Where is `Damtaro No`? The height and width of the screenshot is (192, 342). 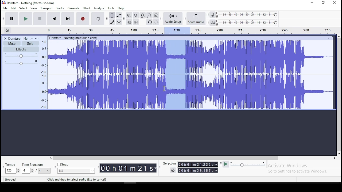
Damtaro No is located at coordinates (19, 38).